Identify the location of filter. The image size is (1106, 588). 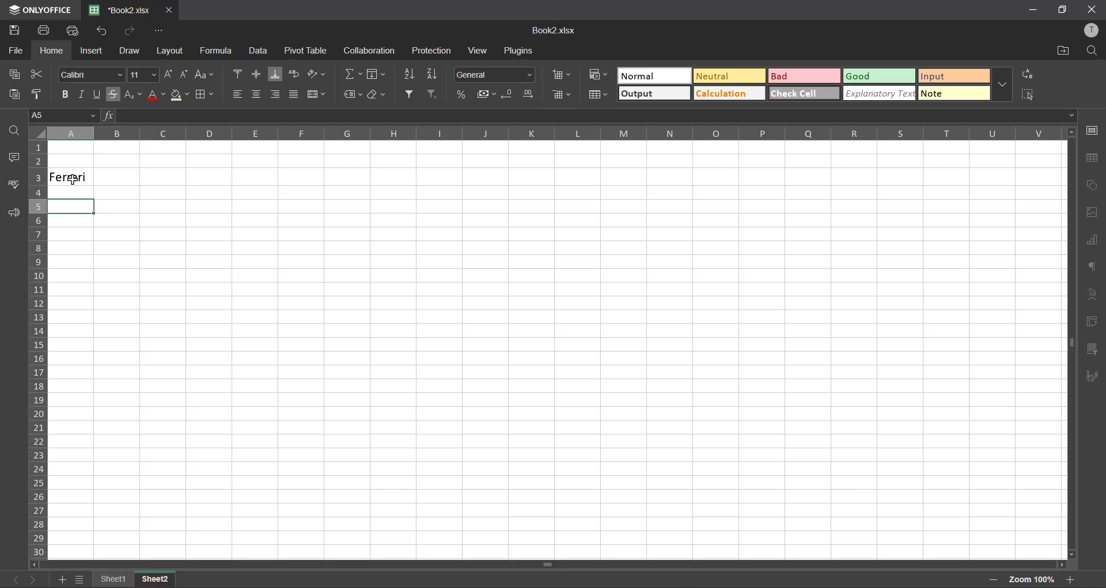
(410, 94).